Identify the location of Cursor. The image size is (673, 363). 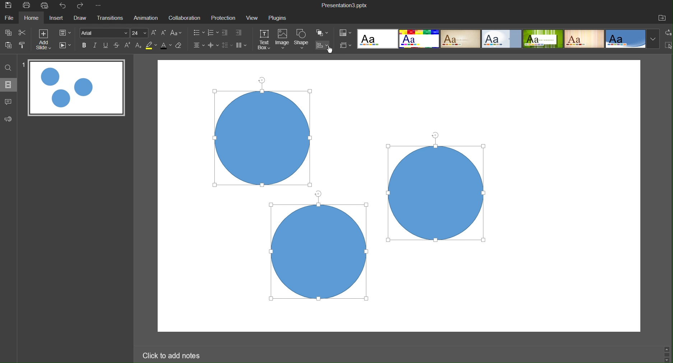
(330, 51).